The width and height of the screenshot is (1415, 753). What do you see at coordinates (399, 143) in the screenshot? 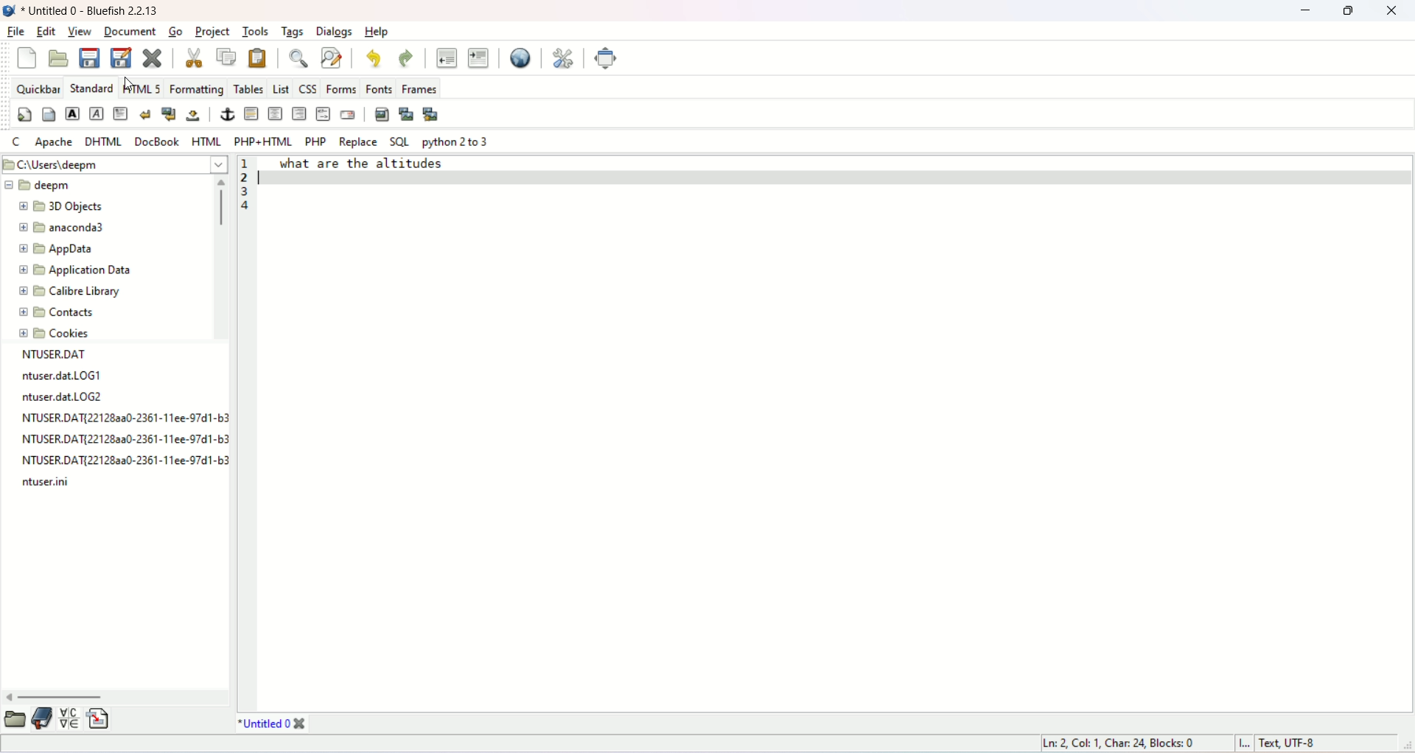
I see `SQL` at bounding box center [399, 143].